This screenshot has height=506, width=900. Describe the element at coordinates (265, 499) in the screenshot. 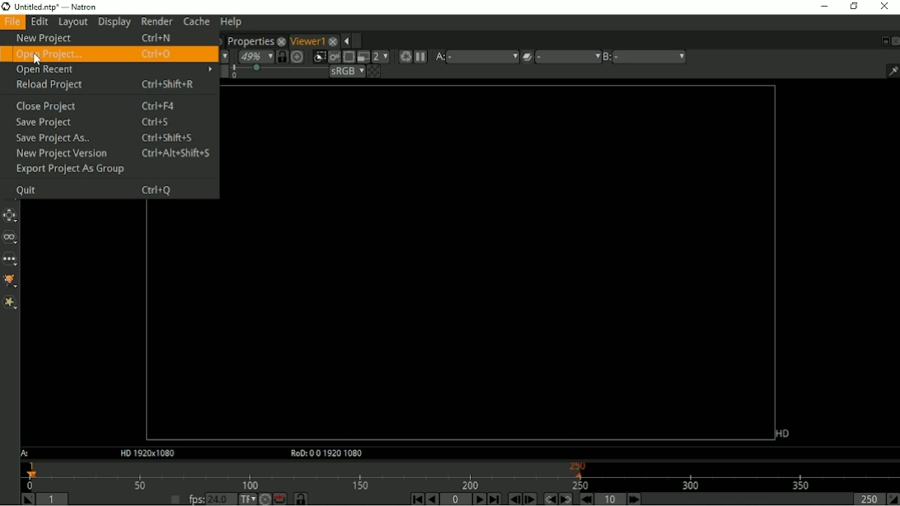

I see `Turbo mode` at that location.